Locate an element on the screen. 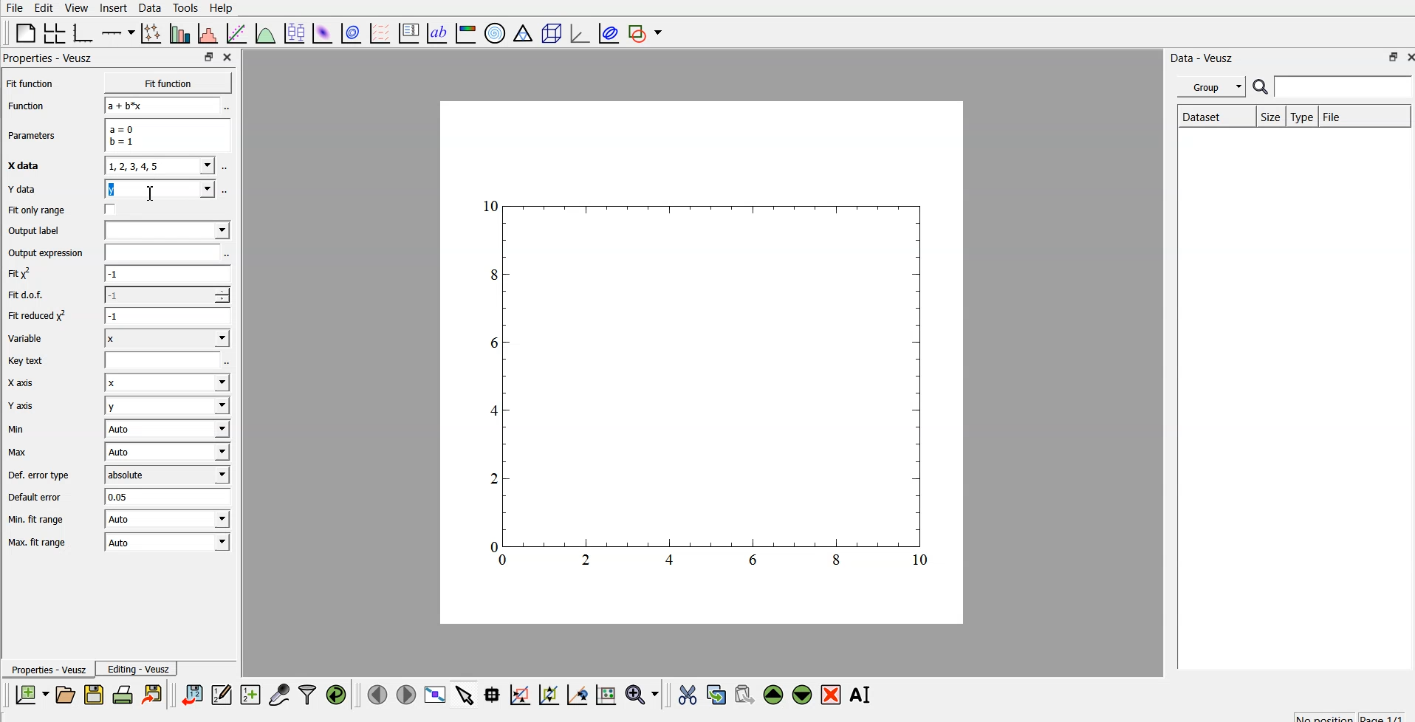 The image size is (1415, 722). plot a function is located at coordinates (264, 35).